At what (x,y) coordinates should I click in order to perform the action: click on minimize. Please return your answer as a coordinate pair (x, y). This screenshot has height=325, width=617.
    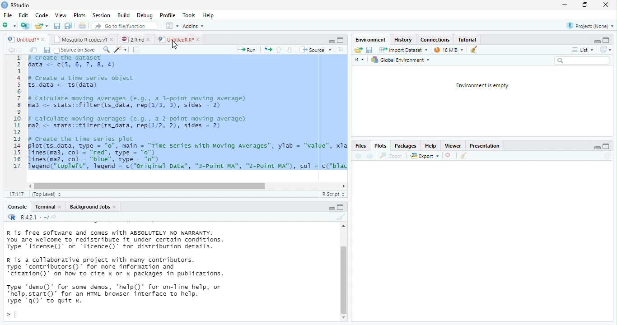
    Looking at the image, I should click on (564, 5).